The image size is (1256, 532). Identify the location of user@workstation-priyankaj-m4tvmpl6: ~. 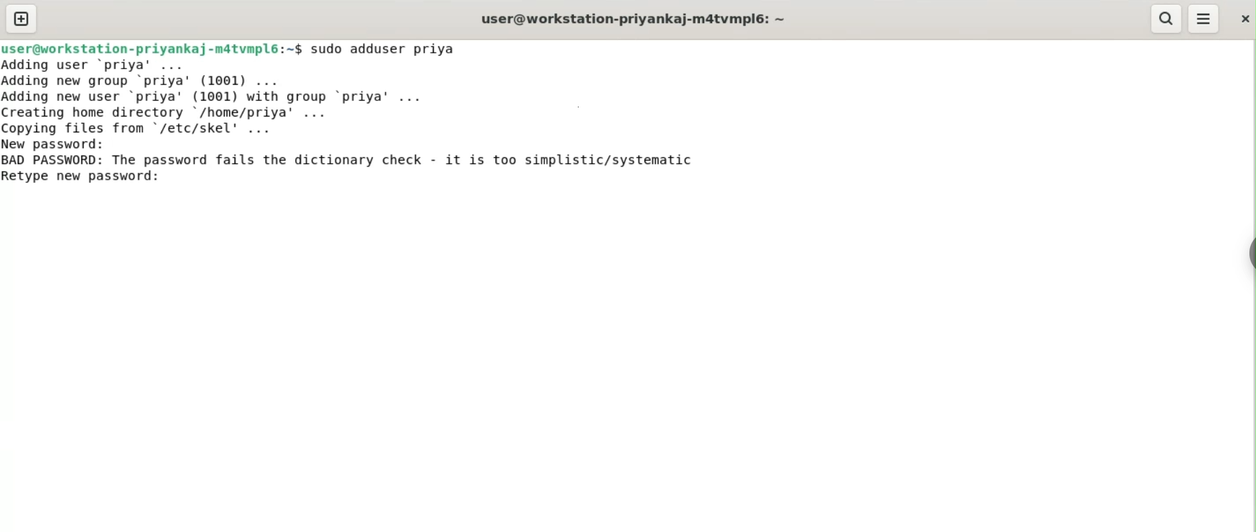
(633, 20).